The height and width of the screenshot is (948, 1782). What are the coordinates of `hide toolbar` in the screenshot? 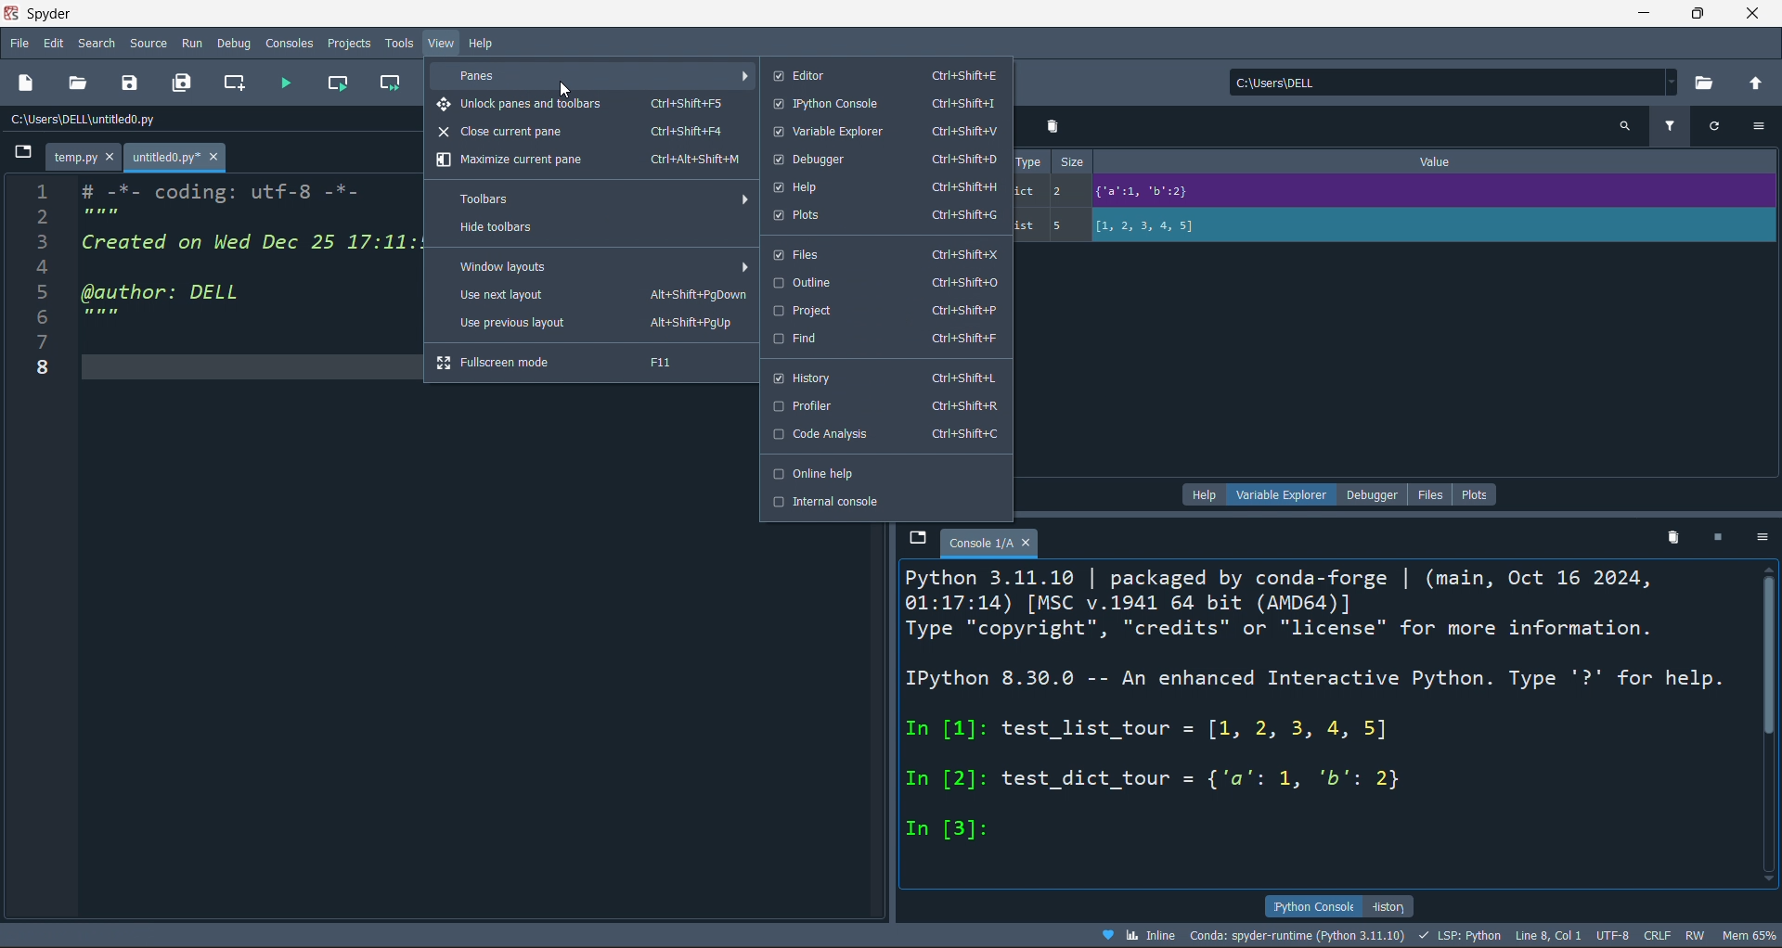 It's located at (591, 228).